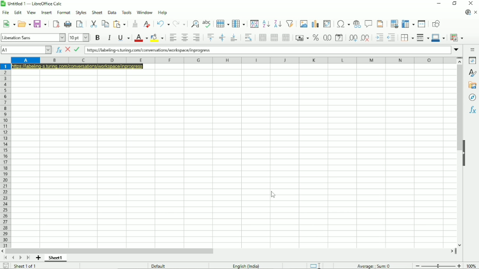 The image size is (479, 269). I want to click on Sheet 1 of 1, so click(24, 266).